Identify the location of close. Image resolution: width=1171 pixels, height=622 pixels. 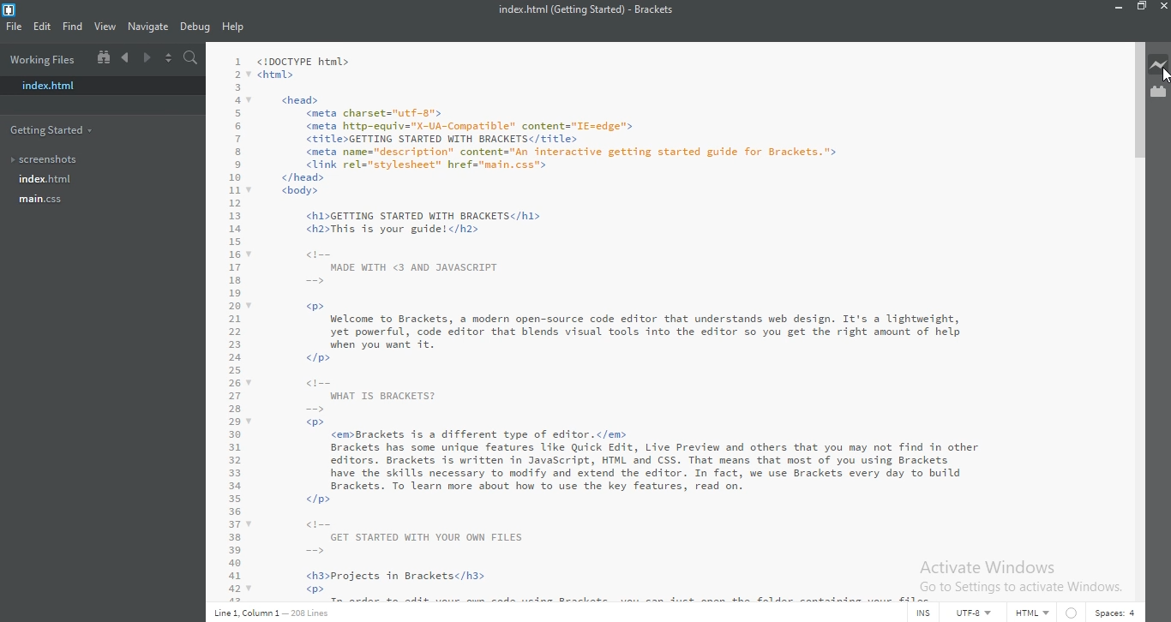
(1161, 9).